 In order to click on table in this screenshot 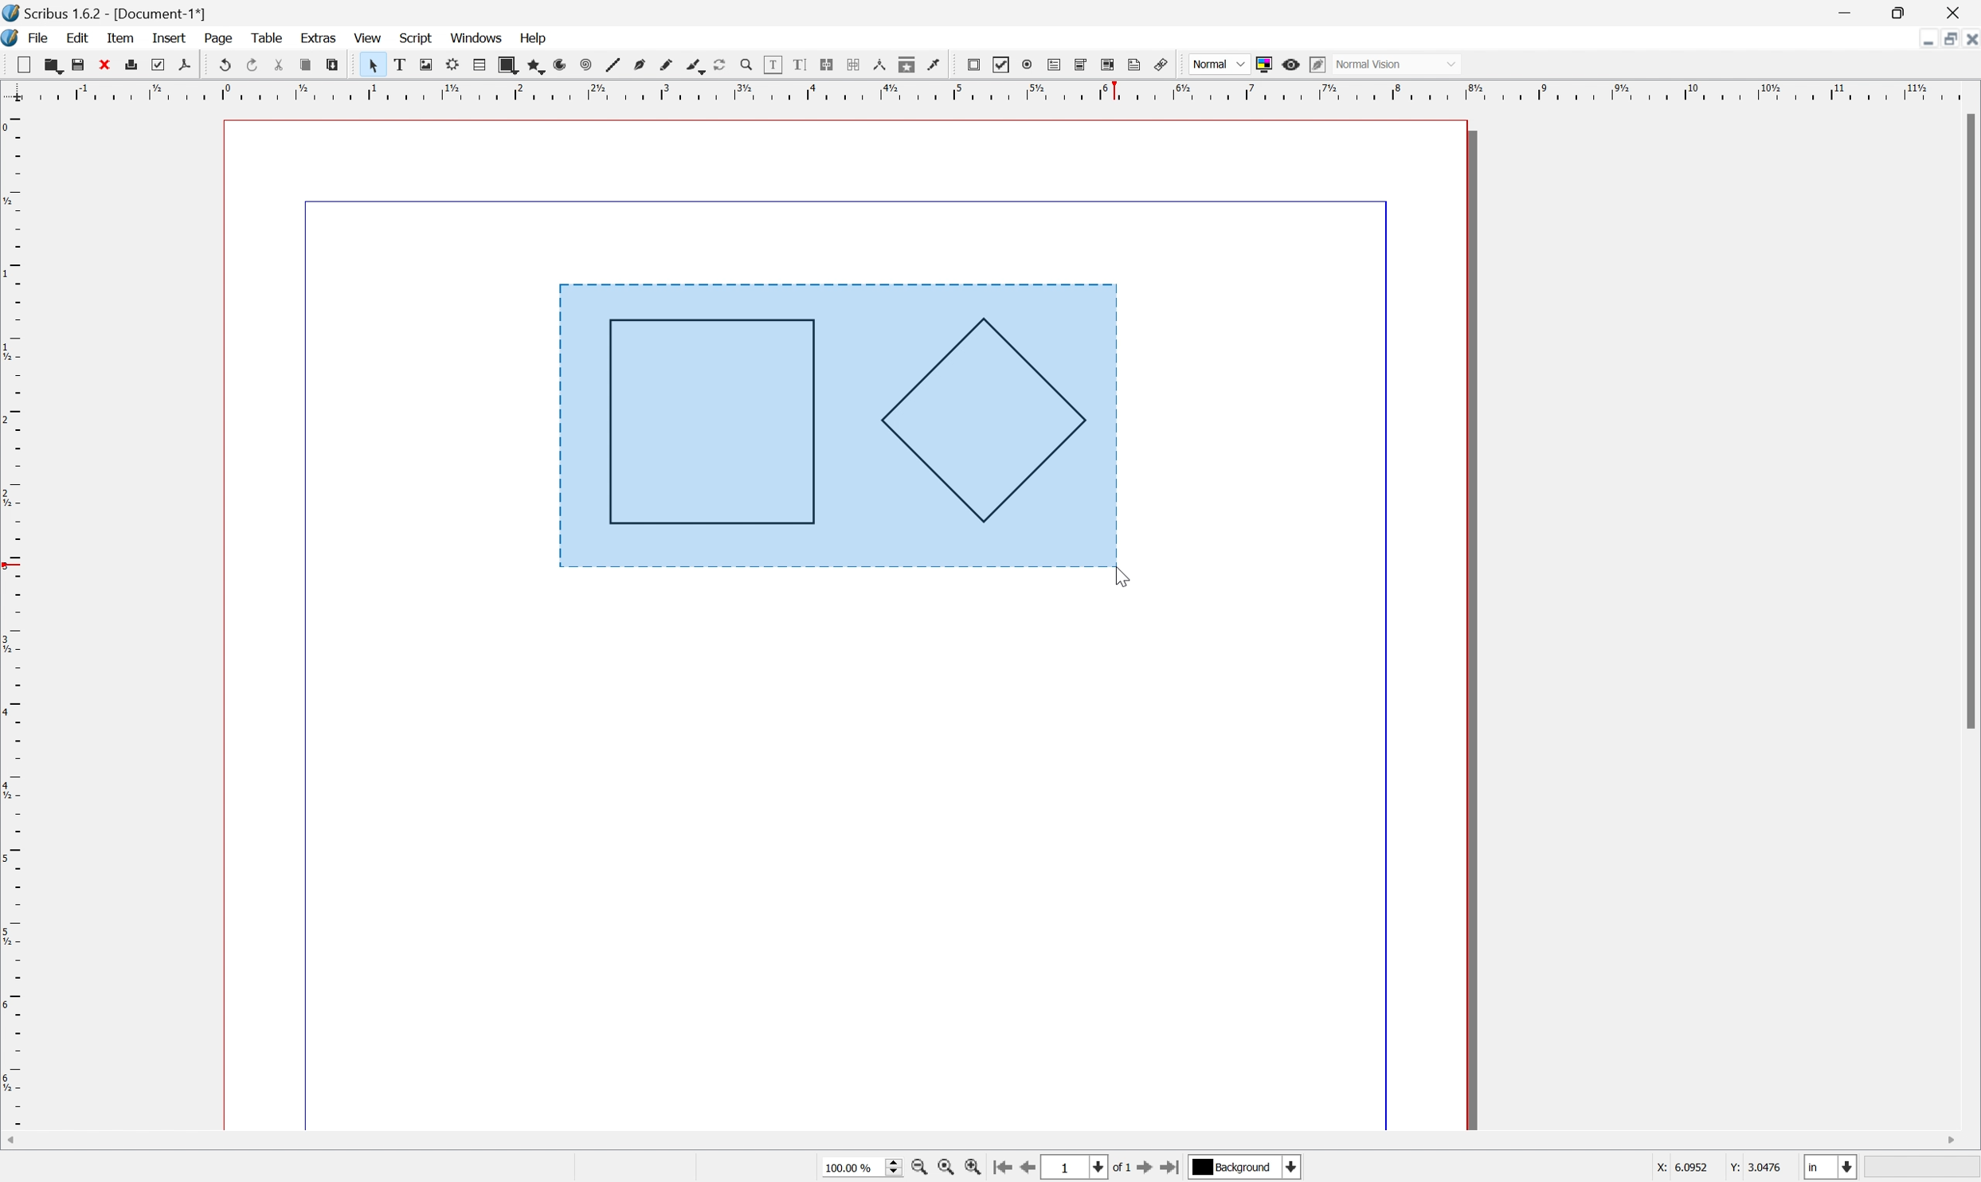, I will do `click(270, 39)`.